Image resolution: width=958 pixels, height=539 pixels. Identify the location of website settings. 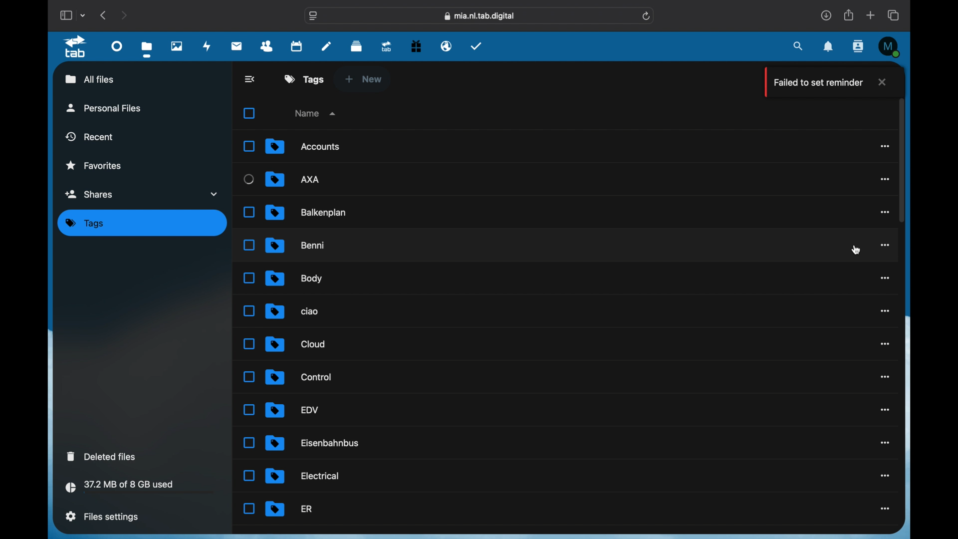
(313, 16).